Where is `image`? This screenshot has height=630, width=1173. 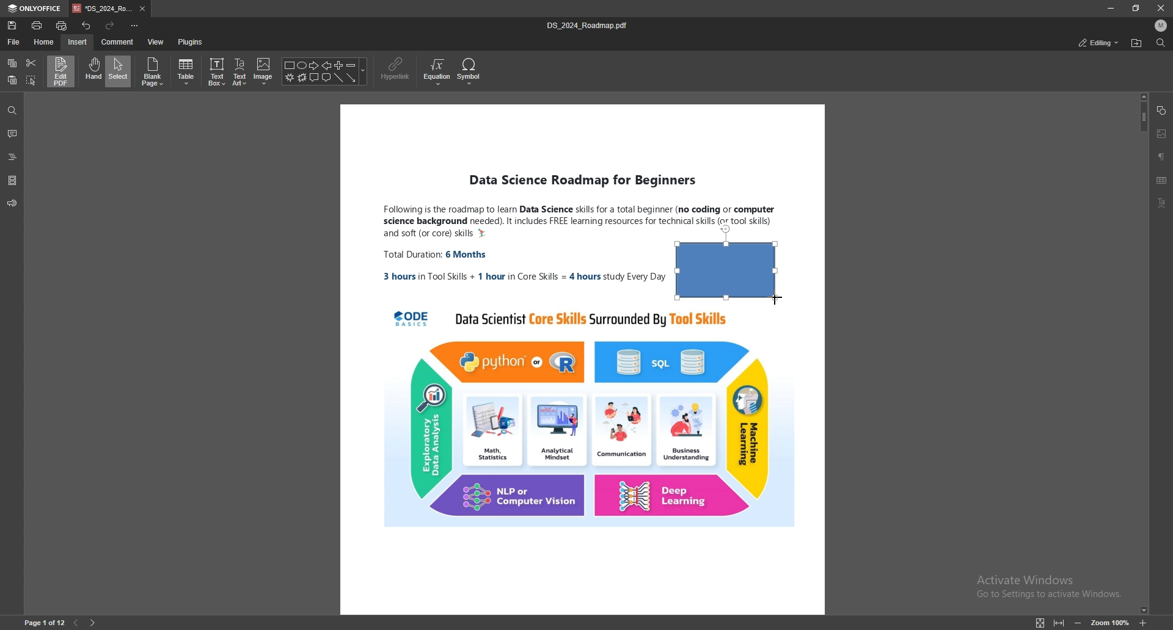
image is located at coordinates (263, 71).